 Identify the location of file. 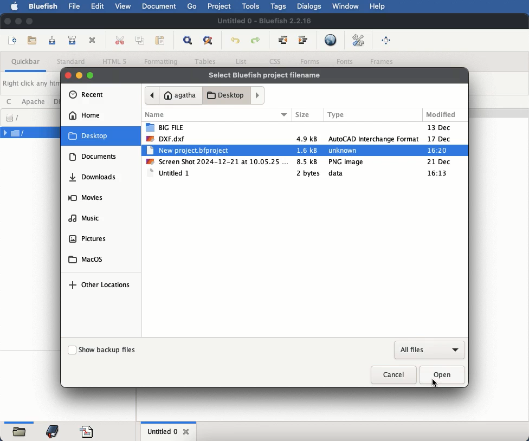
(76, 7).